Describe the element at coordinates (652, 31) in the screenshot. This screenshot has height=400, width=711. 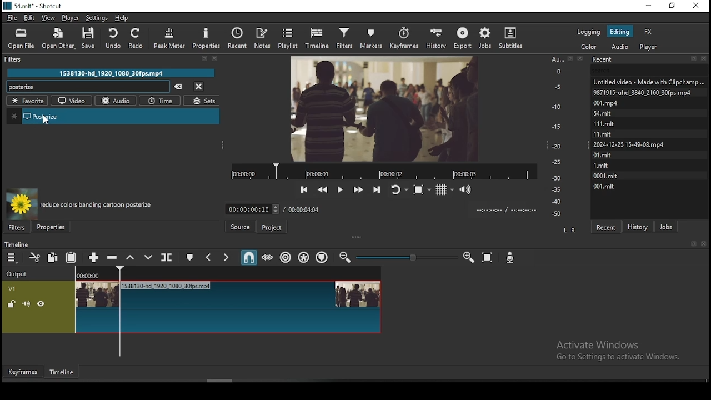
I see `fx` at that location.